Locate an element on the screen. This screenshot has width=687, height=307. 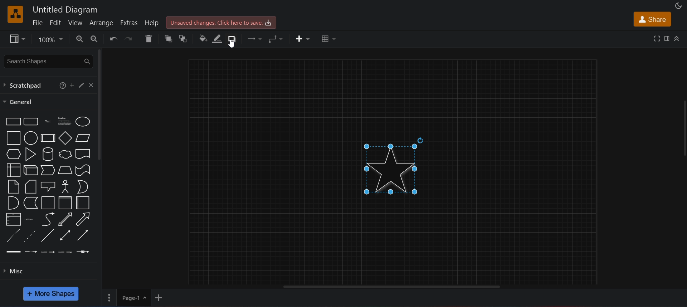
undo is located at coordinates (111, 38).